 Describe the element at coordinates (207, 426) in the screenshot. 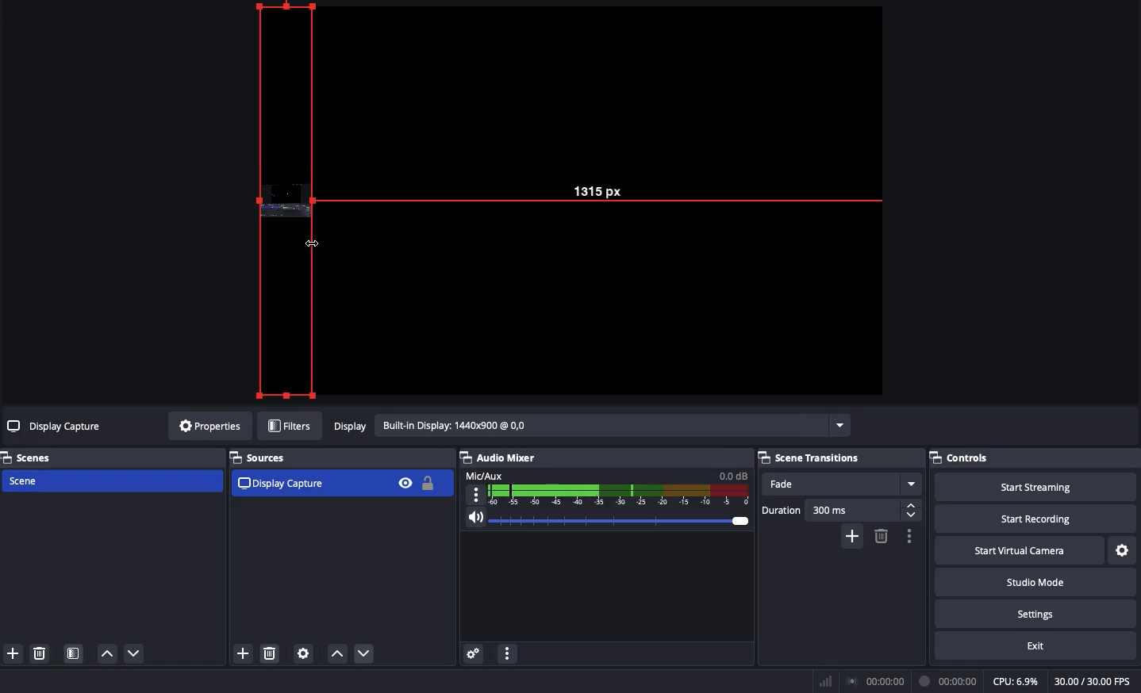

I see `Properties` at that location.